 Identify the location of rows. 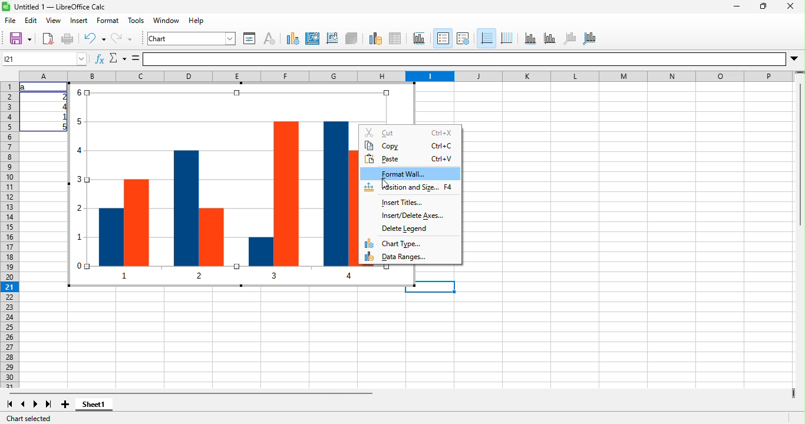
(10, 235).